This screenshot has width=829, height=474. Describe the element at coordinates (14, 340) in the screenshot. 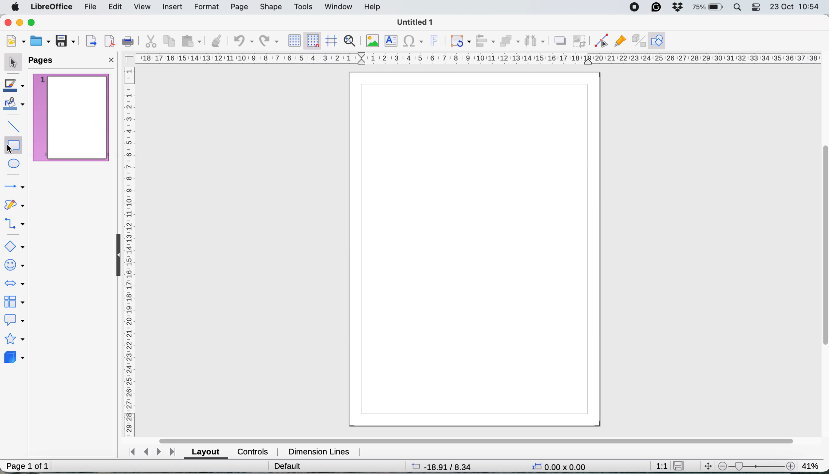

I see `stars and banners` at that location.